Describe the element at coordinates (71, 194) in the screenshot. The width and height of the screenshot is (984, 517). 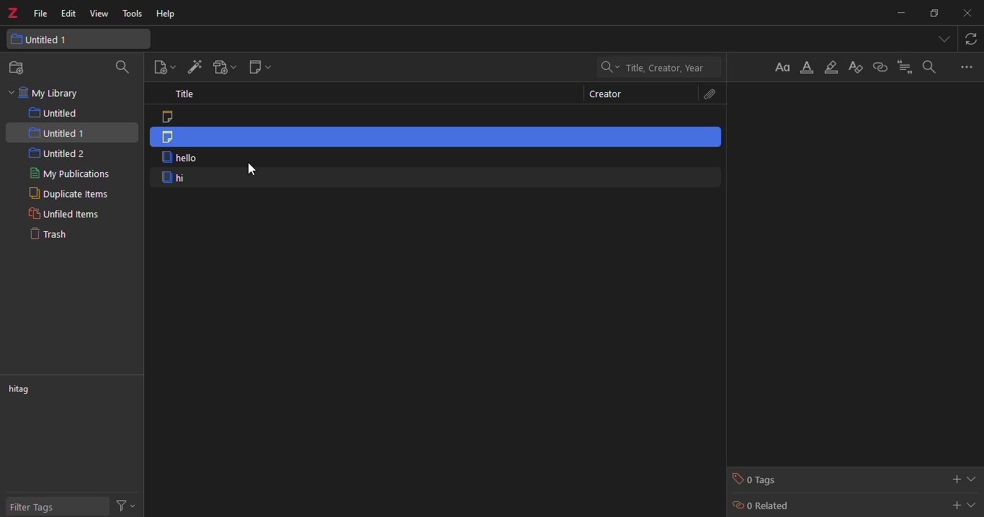
I see `duplicate items` at that location.